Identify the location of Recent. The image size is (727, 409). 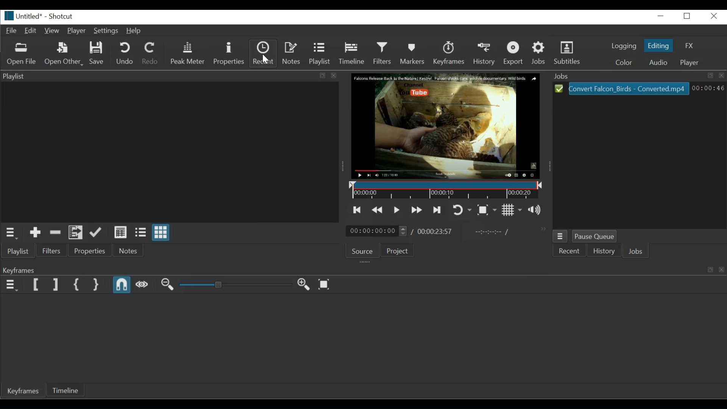
(571, 251).